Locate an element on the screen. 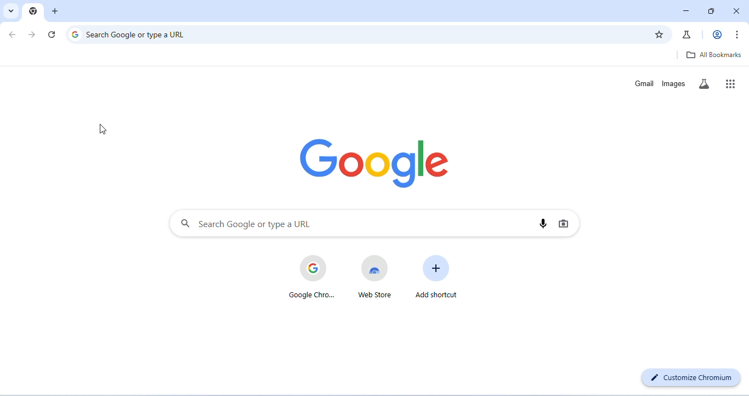 The image size is (749, 396). web store is located at coordinates (374, 277).